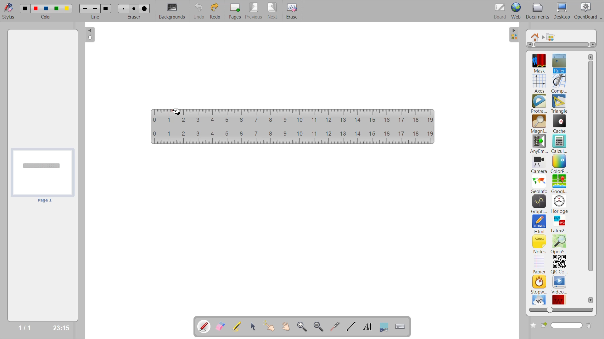 This screenshot has width=604, height=339. I want to click on wikittionary, so click(560, 299).